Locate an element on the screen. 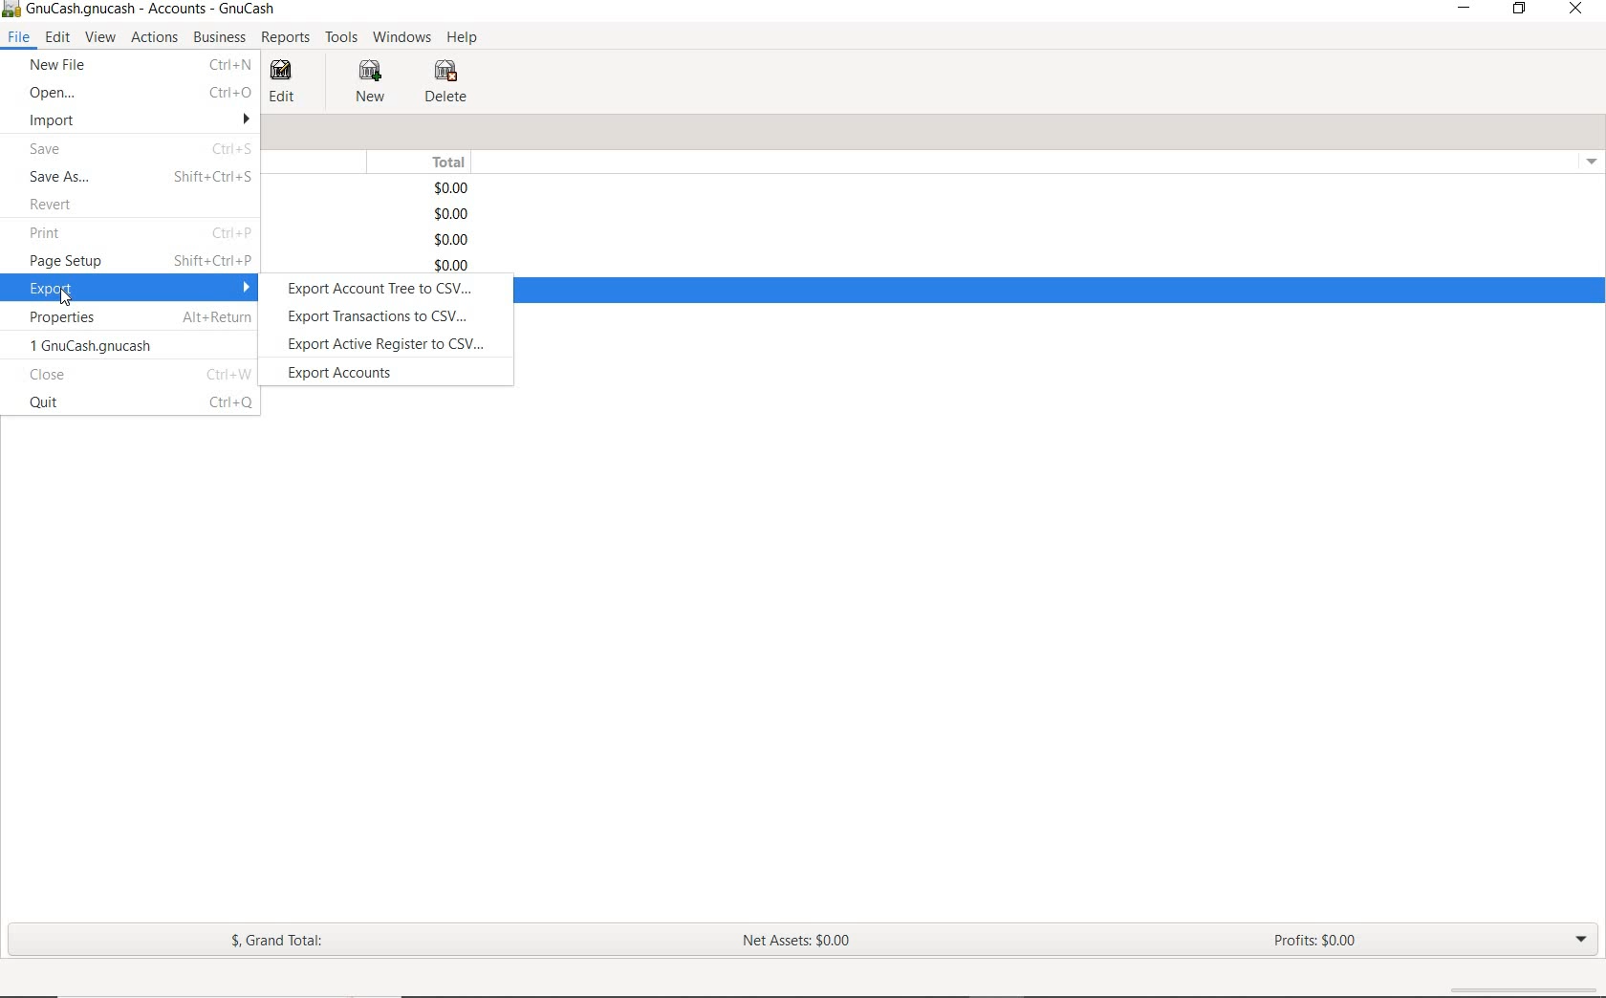 This screenshot has height=998, width=1606. SAVE AS is located at coordinates (57, 176).